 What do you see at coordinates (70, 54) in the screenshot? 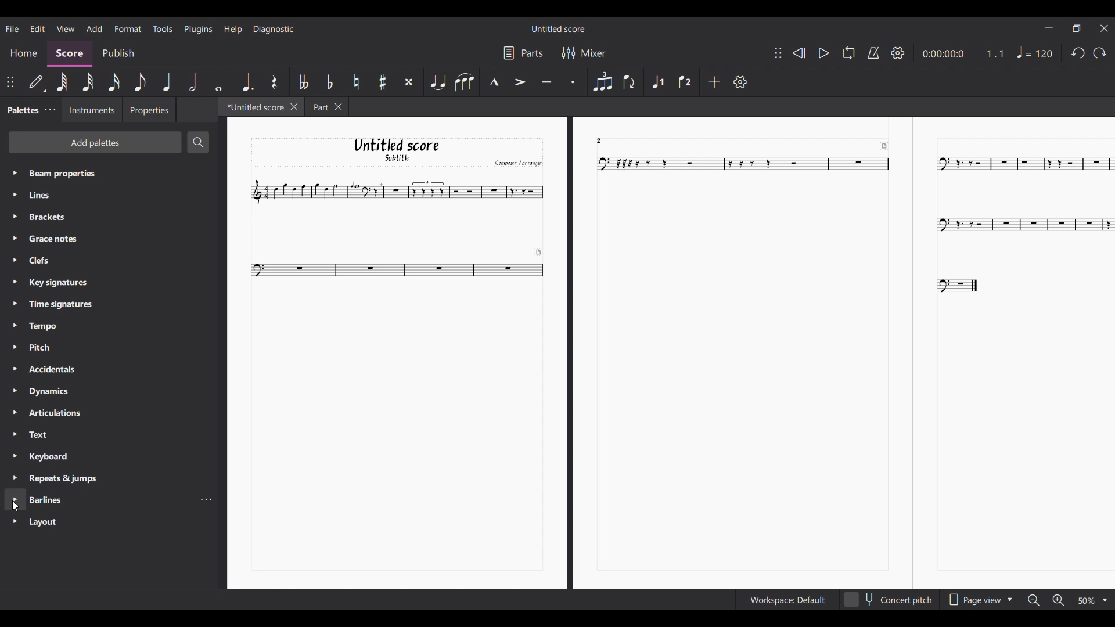
I see `Score section, highlighted` at bounding box center [70, 54].